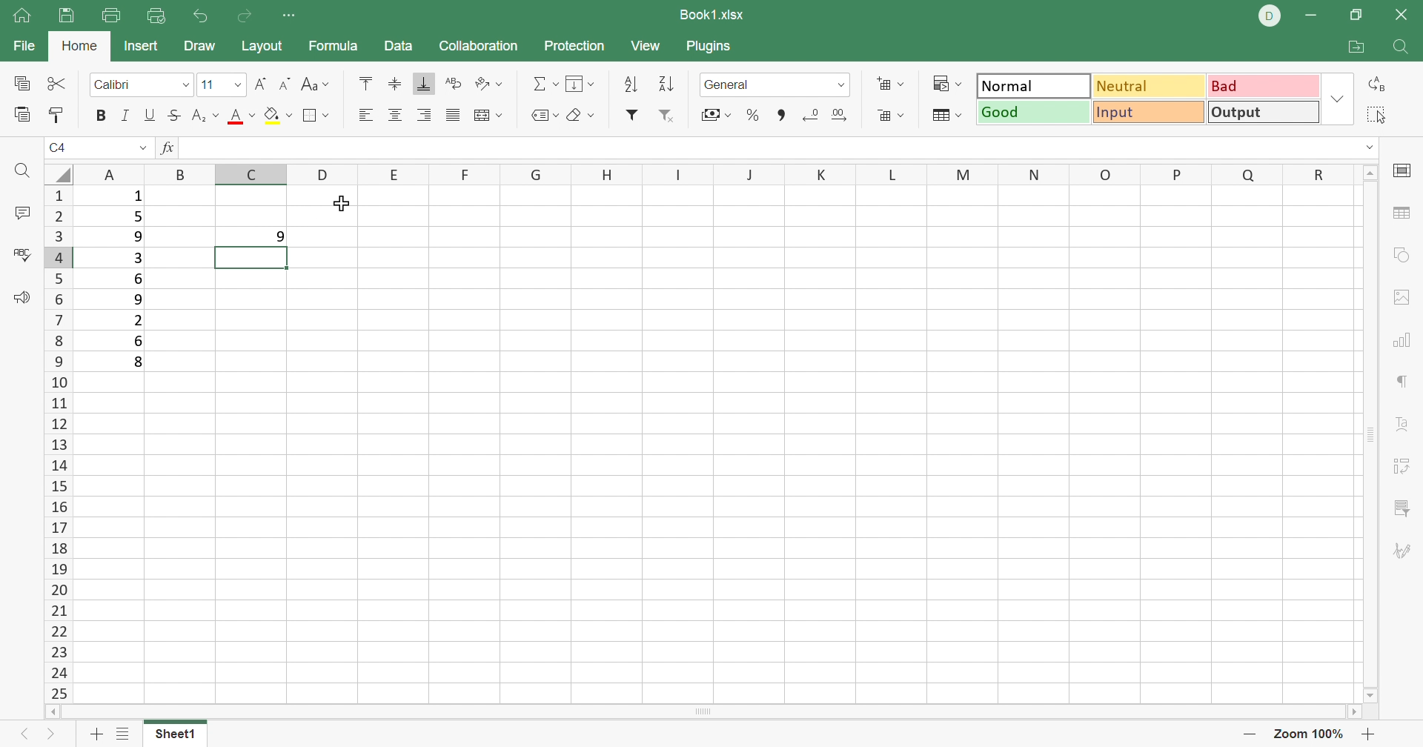  I want to click on Layout, so click(265, 47).